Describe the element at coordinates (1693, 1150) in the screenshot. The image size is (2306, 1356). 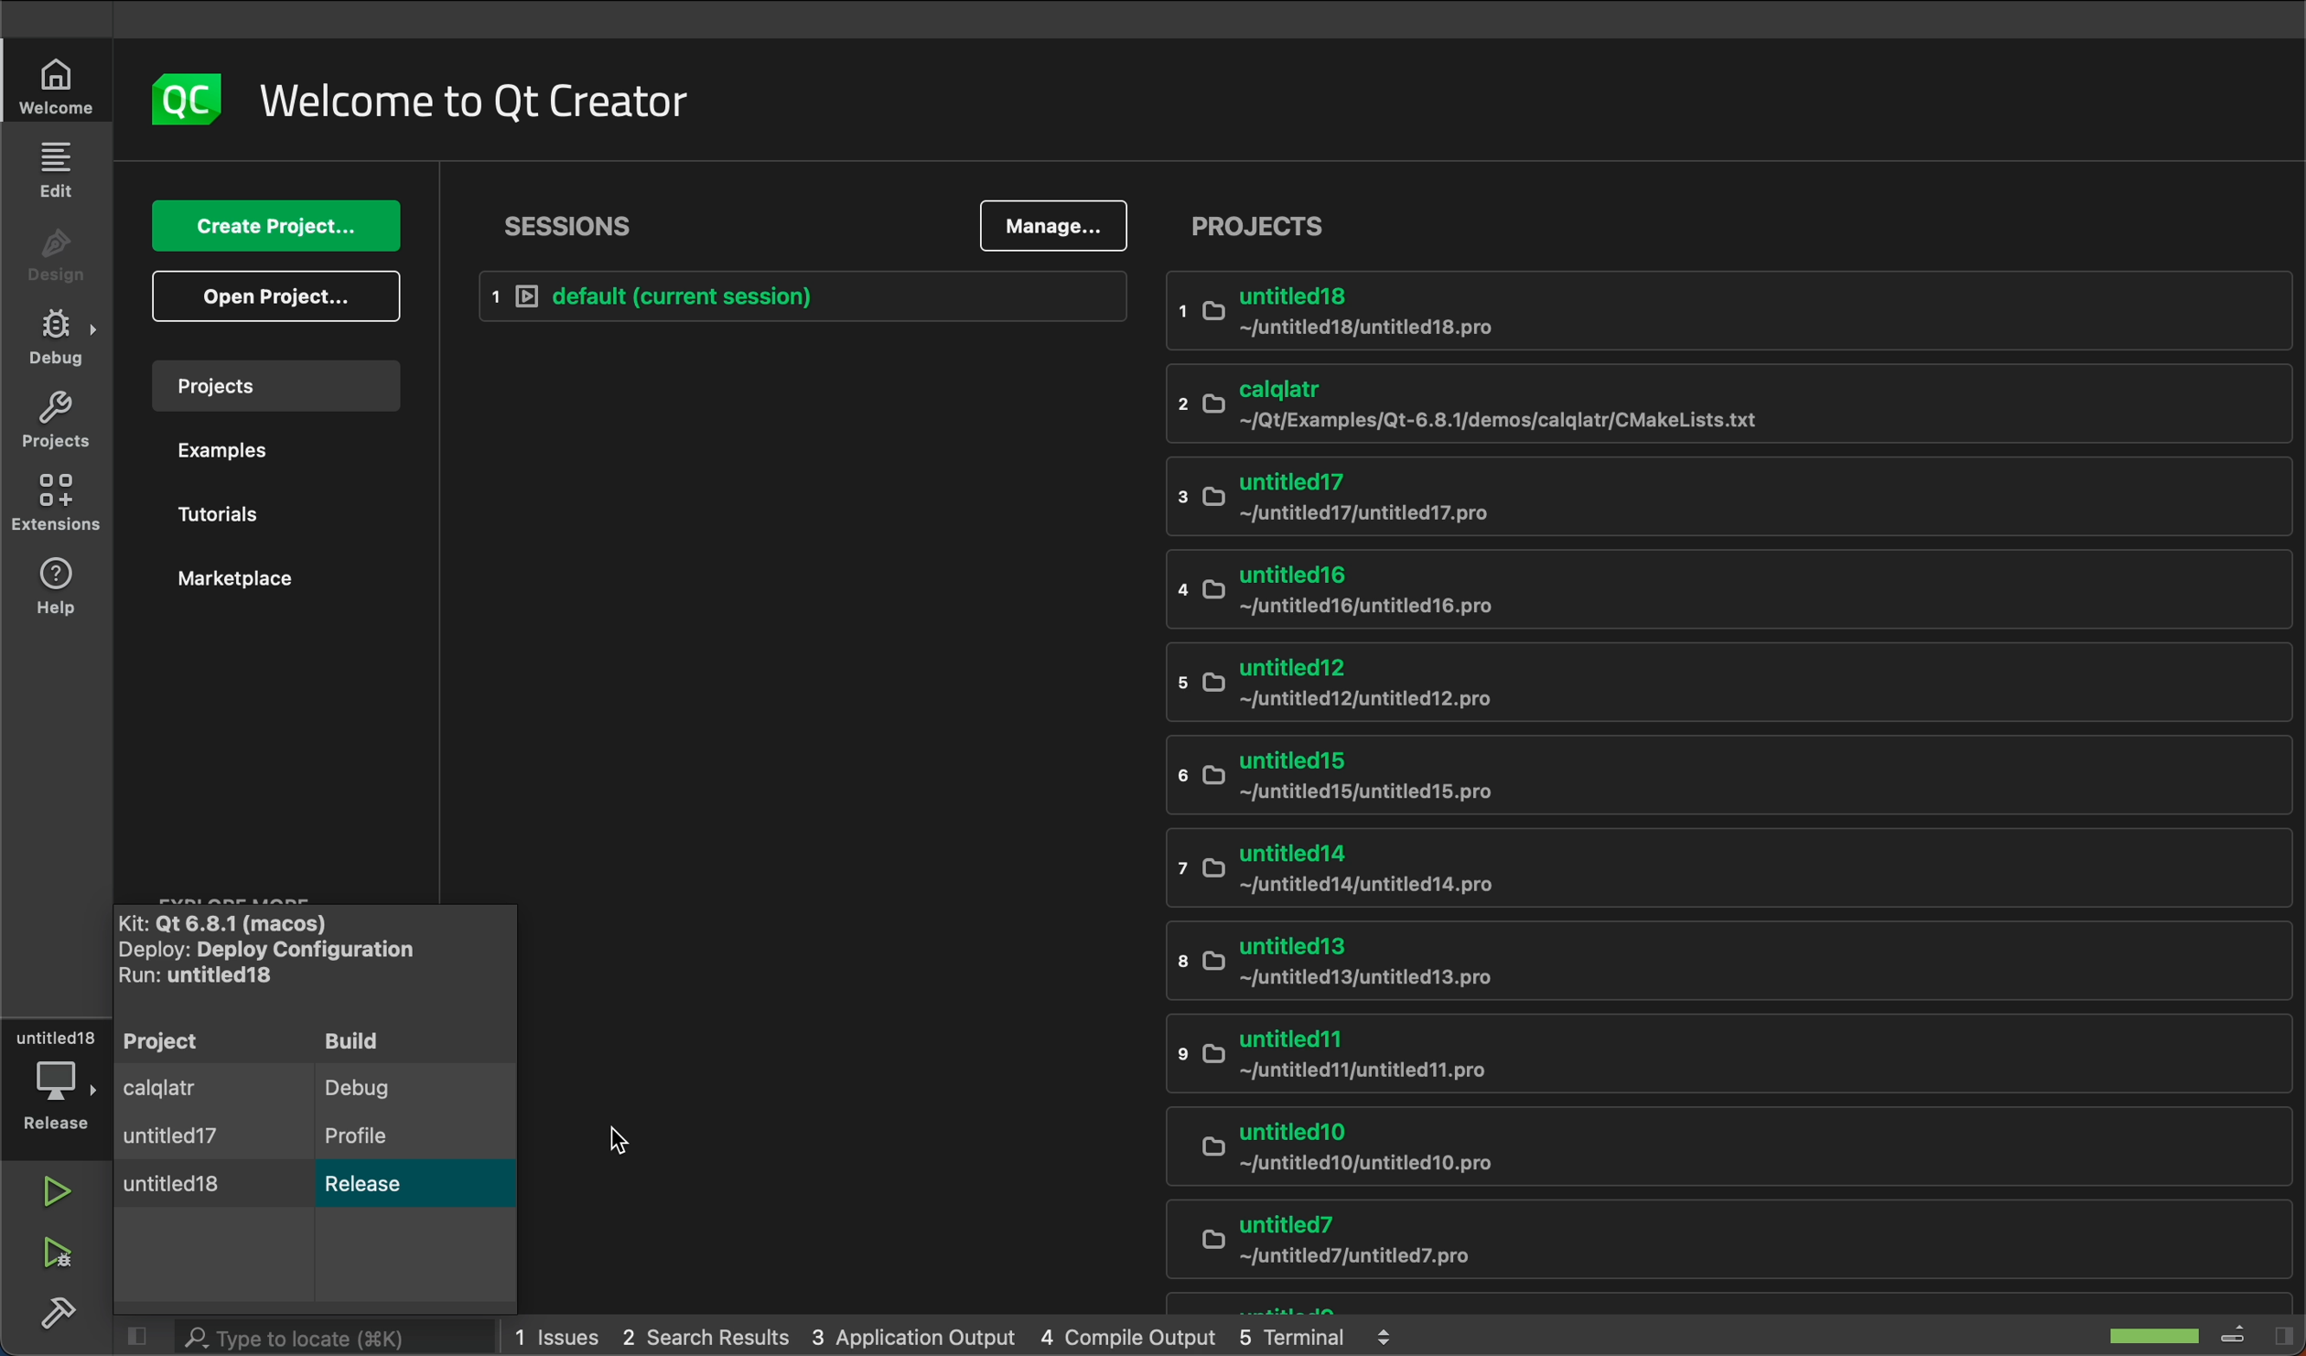
I see `untitled10` at that location.